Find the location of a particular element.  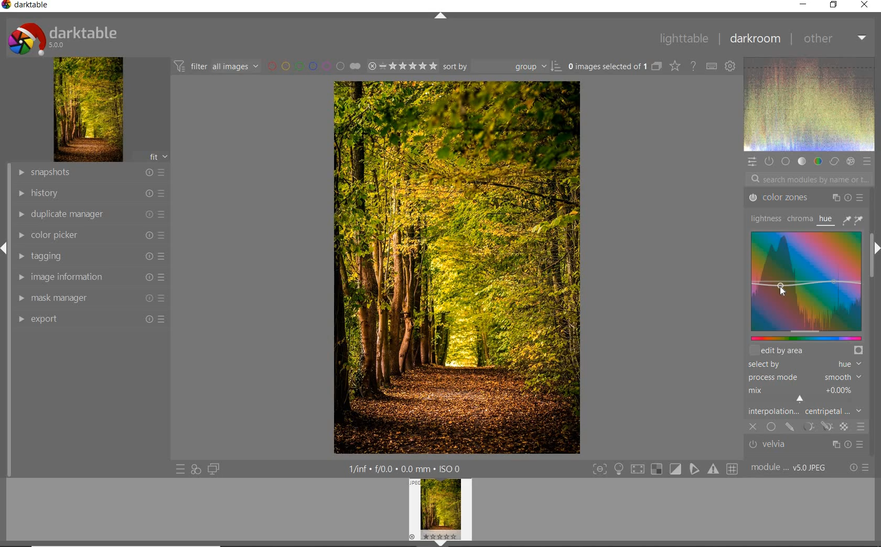

lightness is located at coordinates (764, 219).